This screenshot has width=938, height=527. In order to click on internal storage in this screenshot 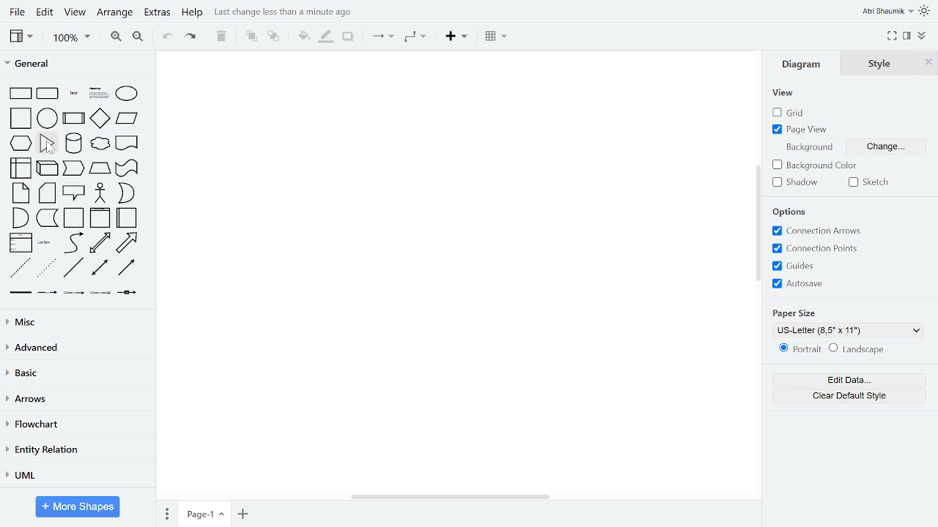, I will do `click(18, 168)`.